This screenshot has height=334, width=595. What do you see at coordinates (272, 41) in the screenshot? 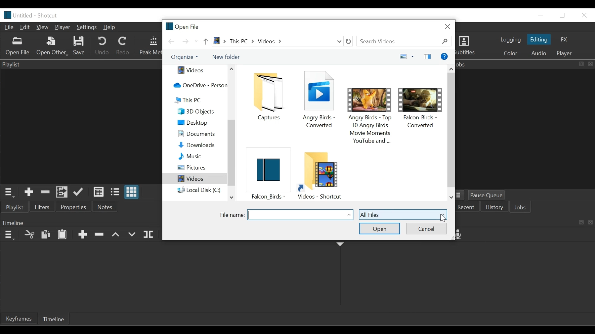
I see `> this PC > videos >` at bounding box center [272, 41].